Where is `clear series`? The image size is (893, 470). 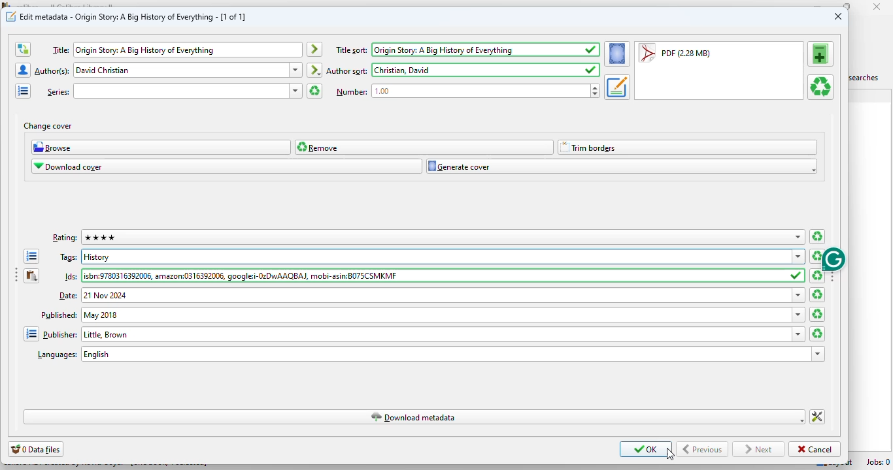 clear series is located at coordinates (314, 91).